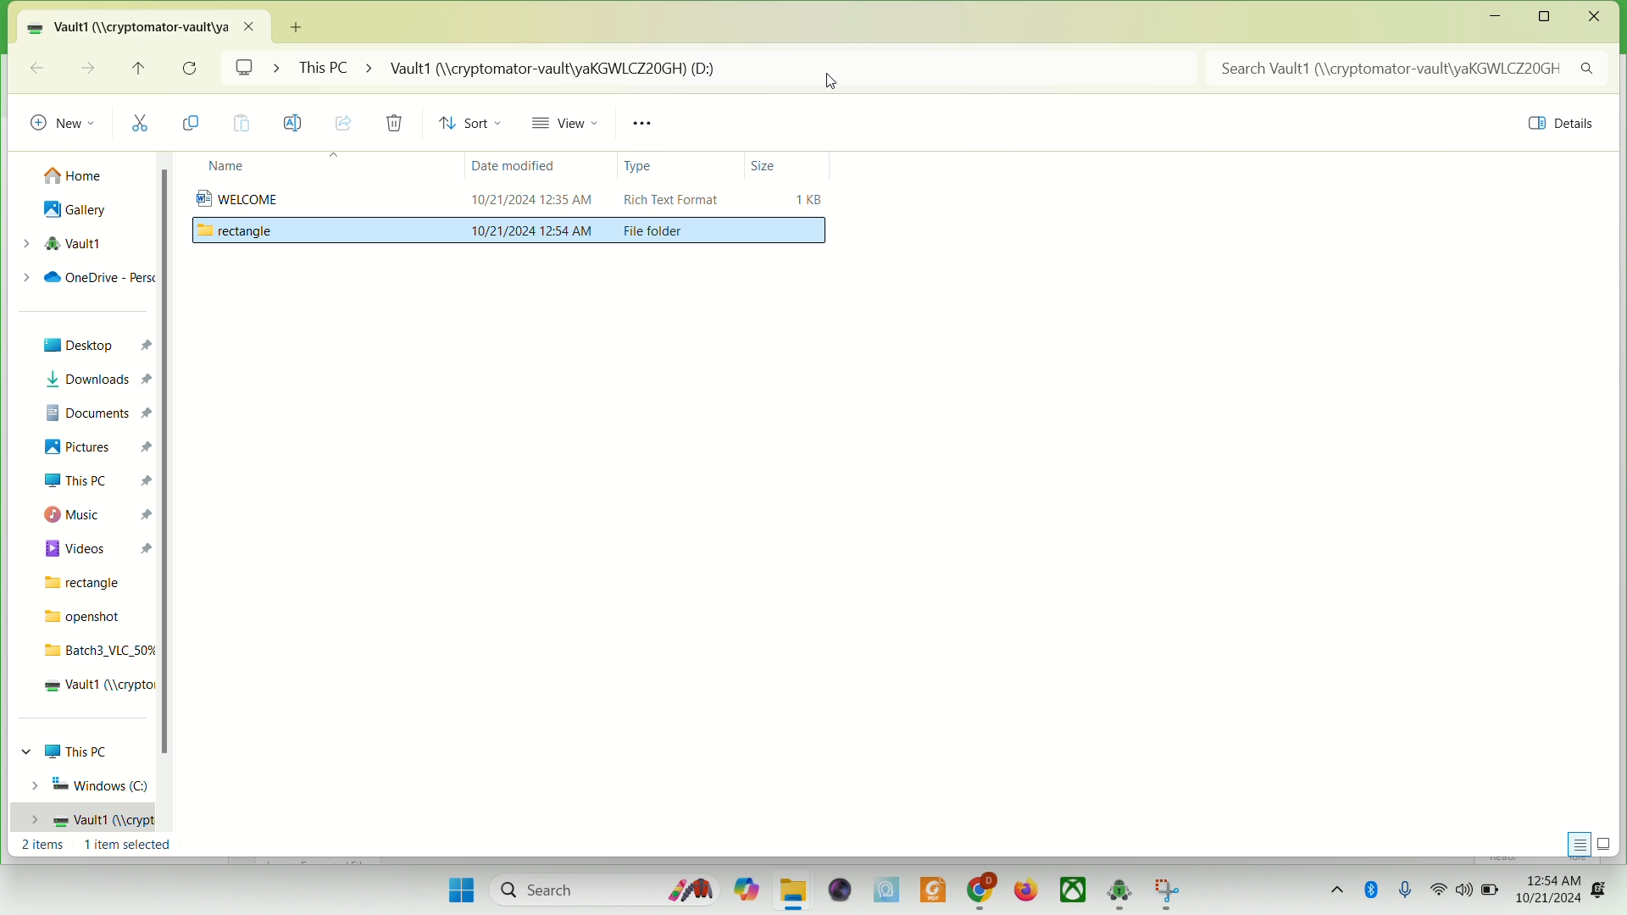 This screenshot has height=915, width=1627. What do you see at coordinates (1555, 126) in the screenshot?
I see `details` at bounding box center [1555, 126].